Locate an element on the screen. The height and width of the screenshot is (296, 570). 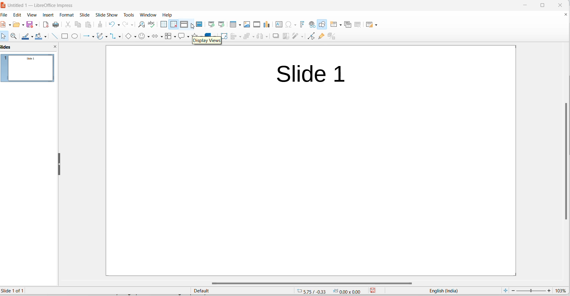
filters is located at coordinates (294, 37).